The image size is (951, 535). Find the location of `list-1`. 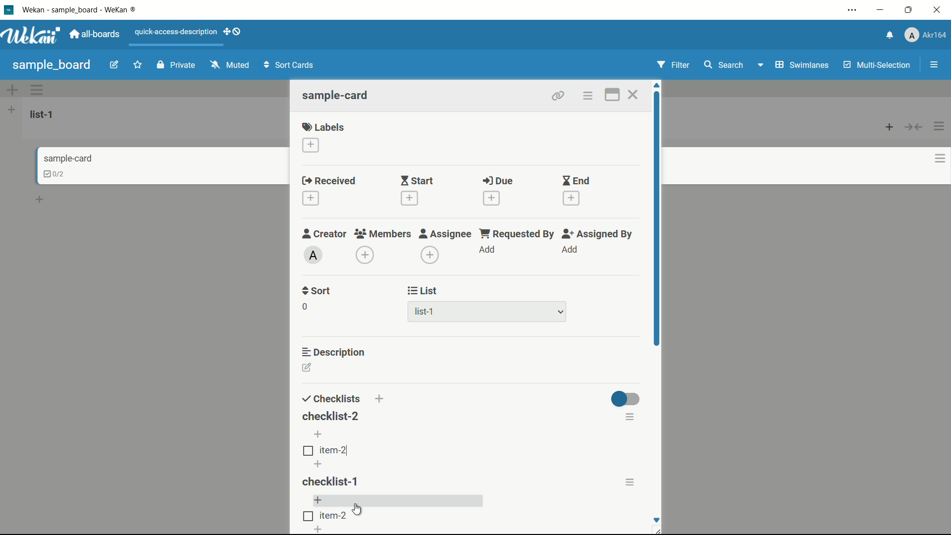

list-1 is located at coordinates (426, 314).